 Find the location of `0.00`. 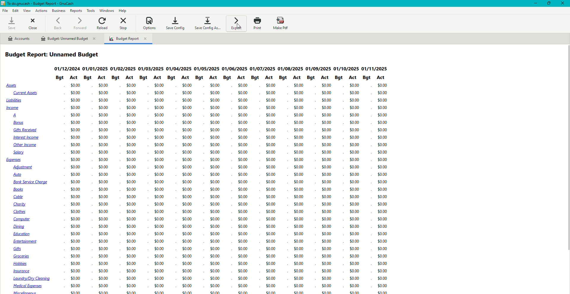

0.00 is located at coordinates (104, 189).